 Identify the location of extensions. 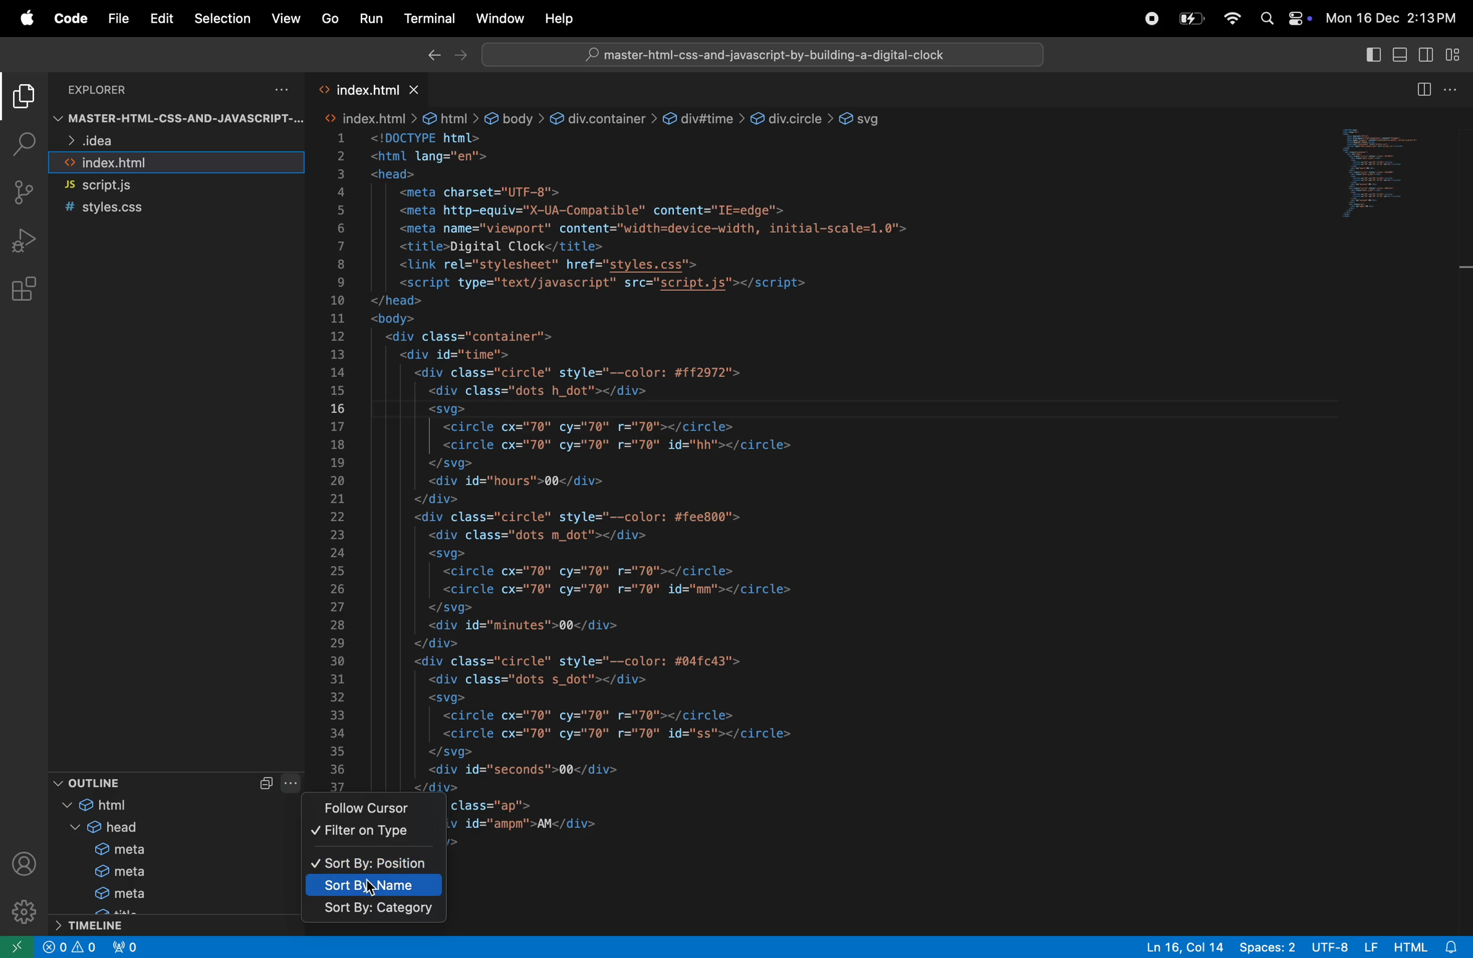
(27, 287).